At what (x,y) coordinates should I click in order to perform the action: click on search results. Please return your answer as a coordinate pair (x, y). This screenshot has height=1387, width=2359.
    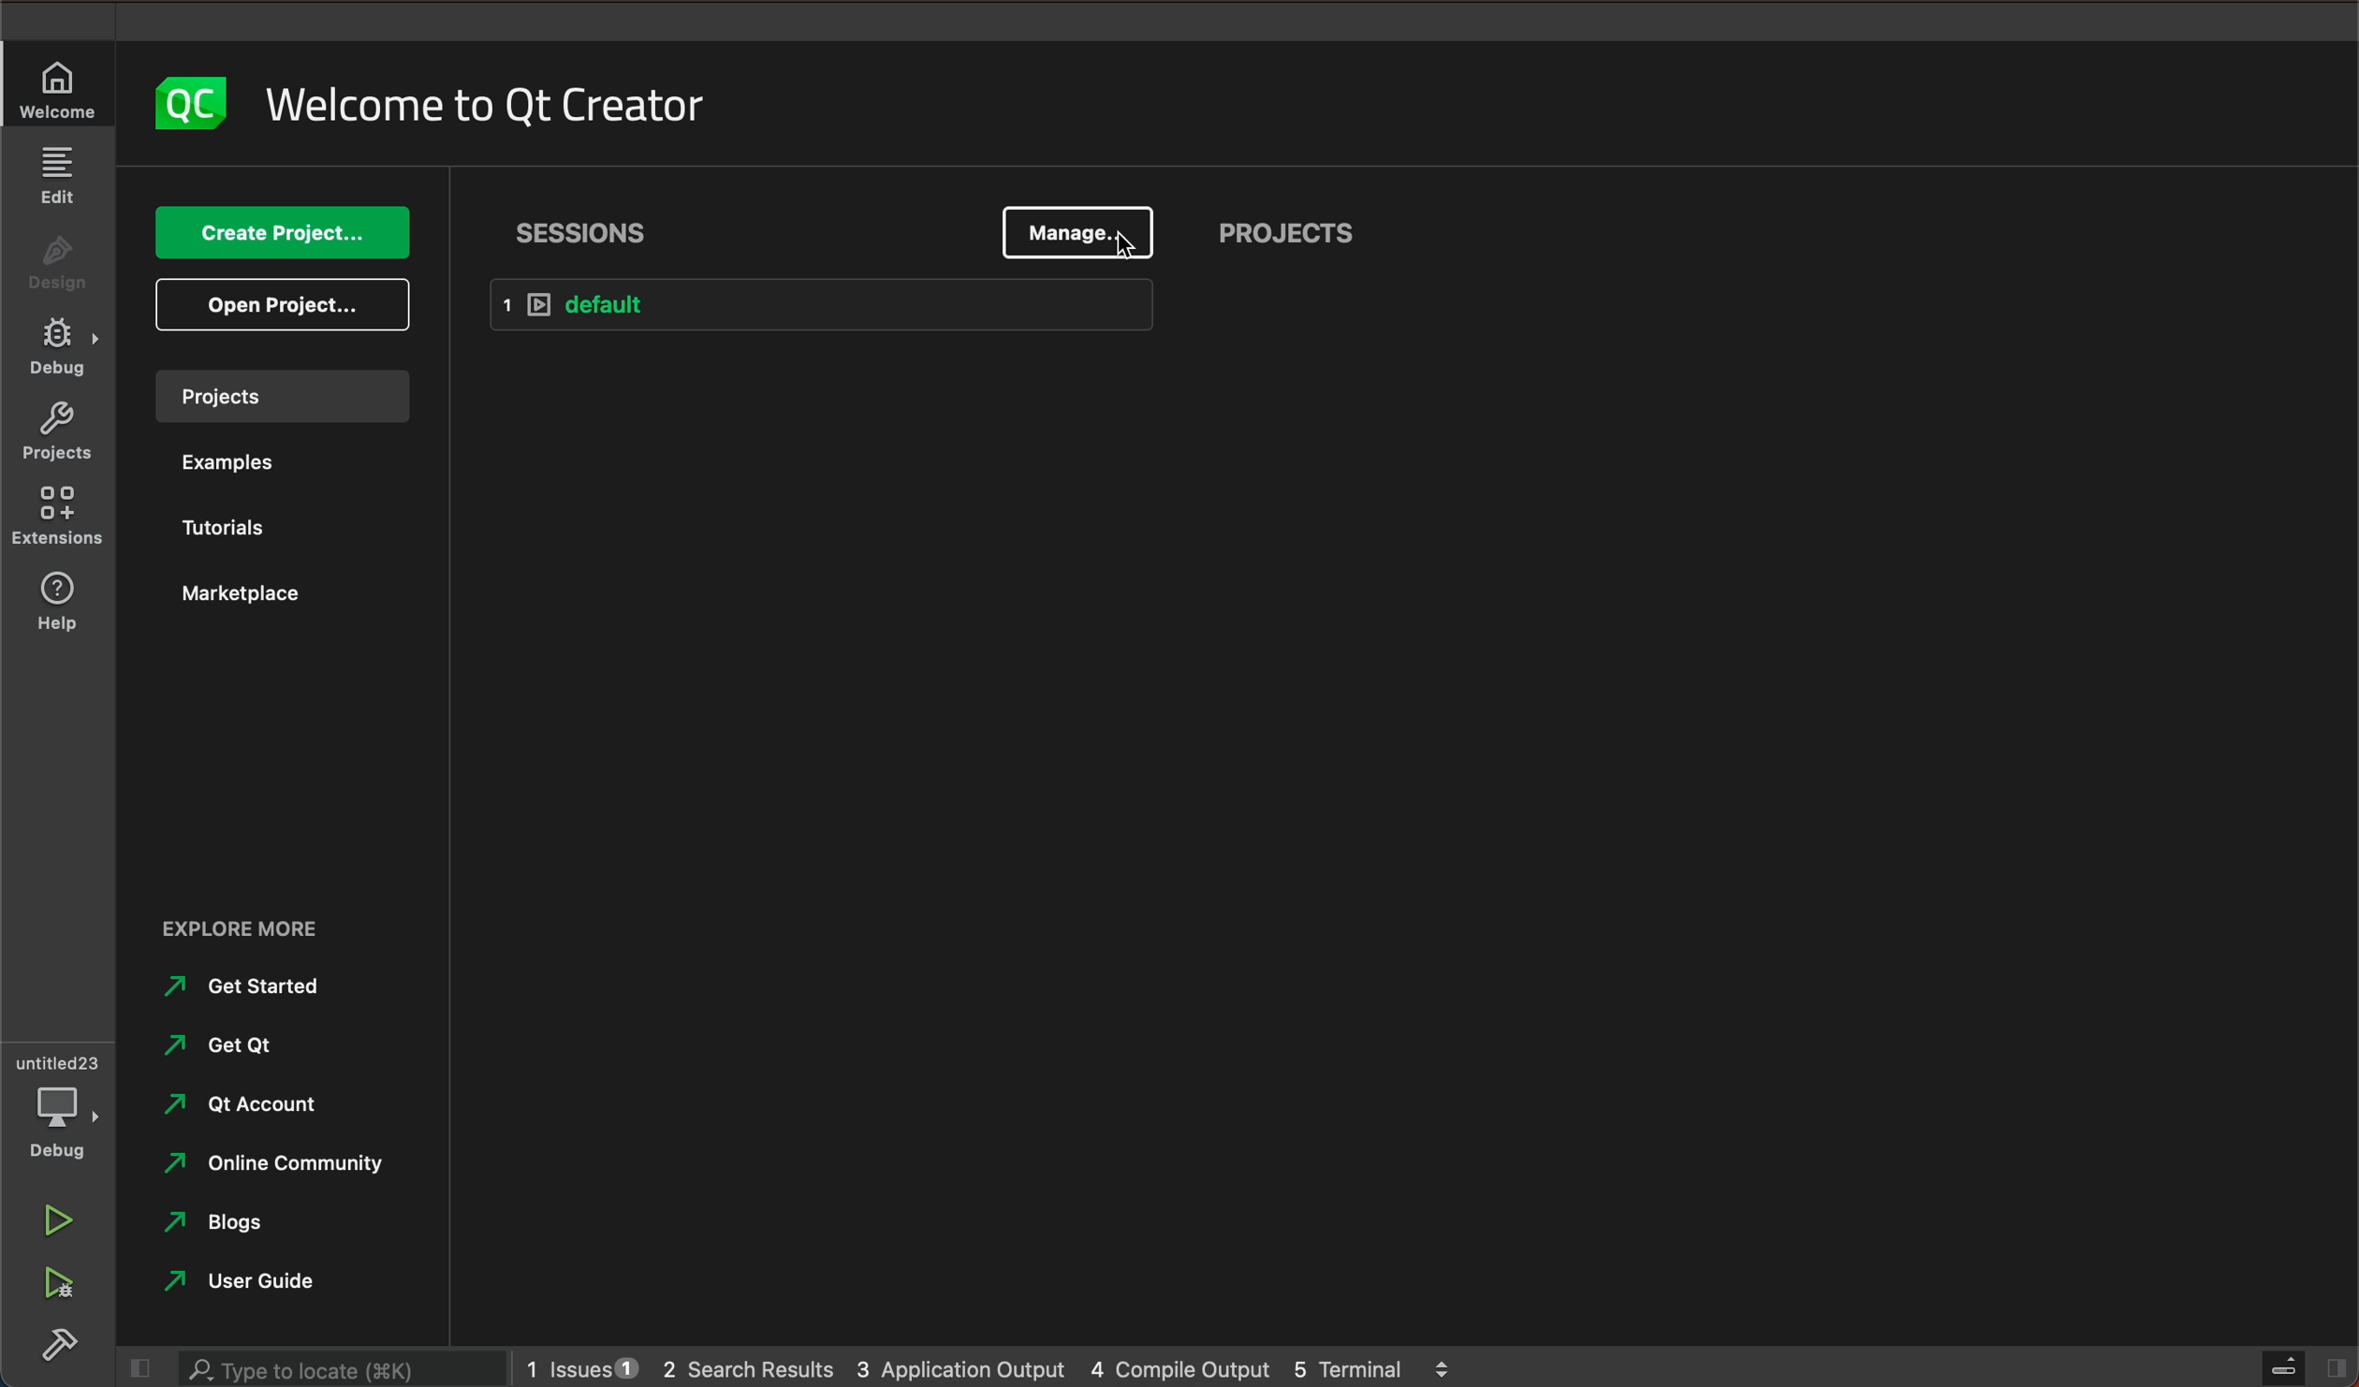
    Looking at the image, I should click on (747, 1366).